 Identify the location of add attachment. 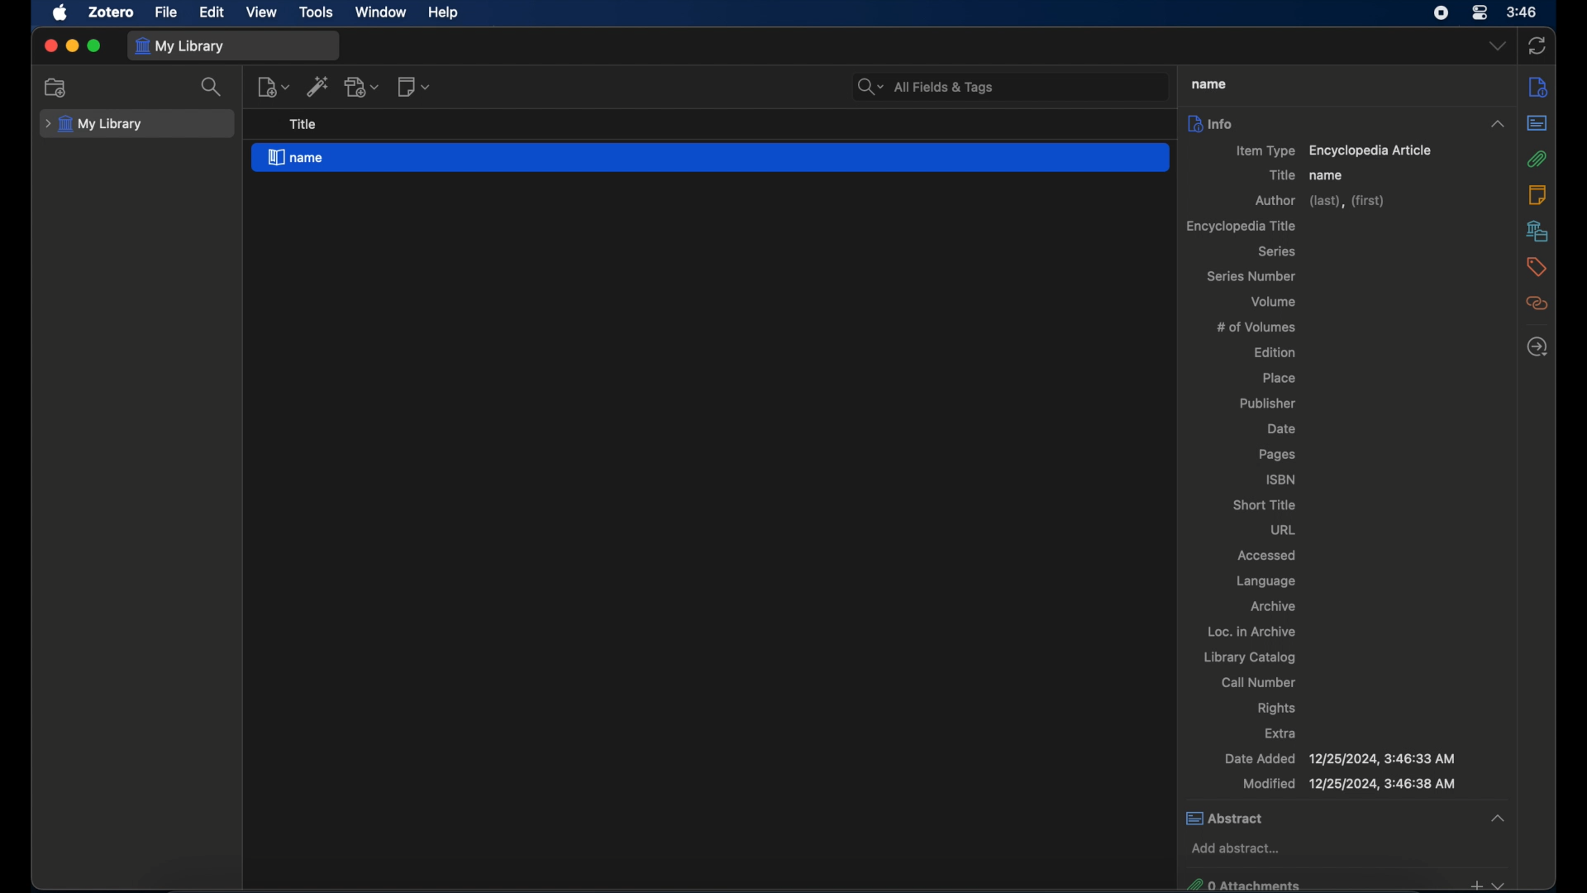
(362, 87).